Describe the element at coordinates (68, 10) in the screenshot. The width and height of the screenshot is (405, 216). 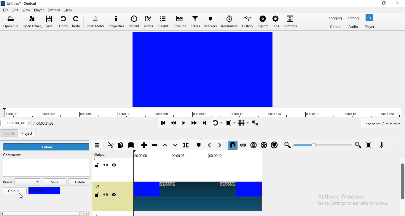
I see `help` at that location.